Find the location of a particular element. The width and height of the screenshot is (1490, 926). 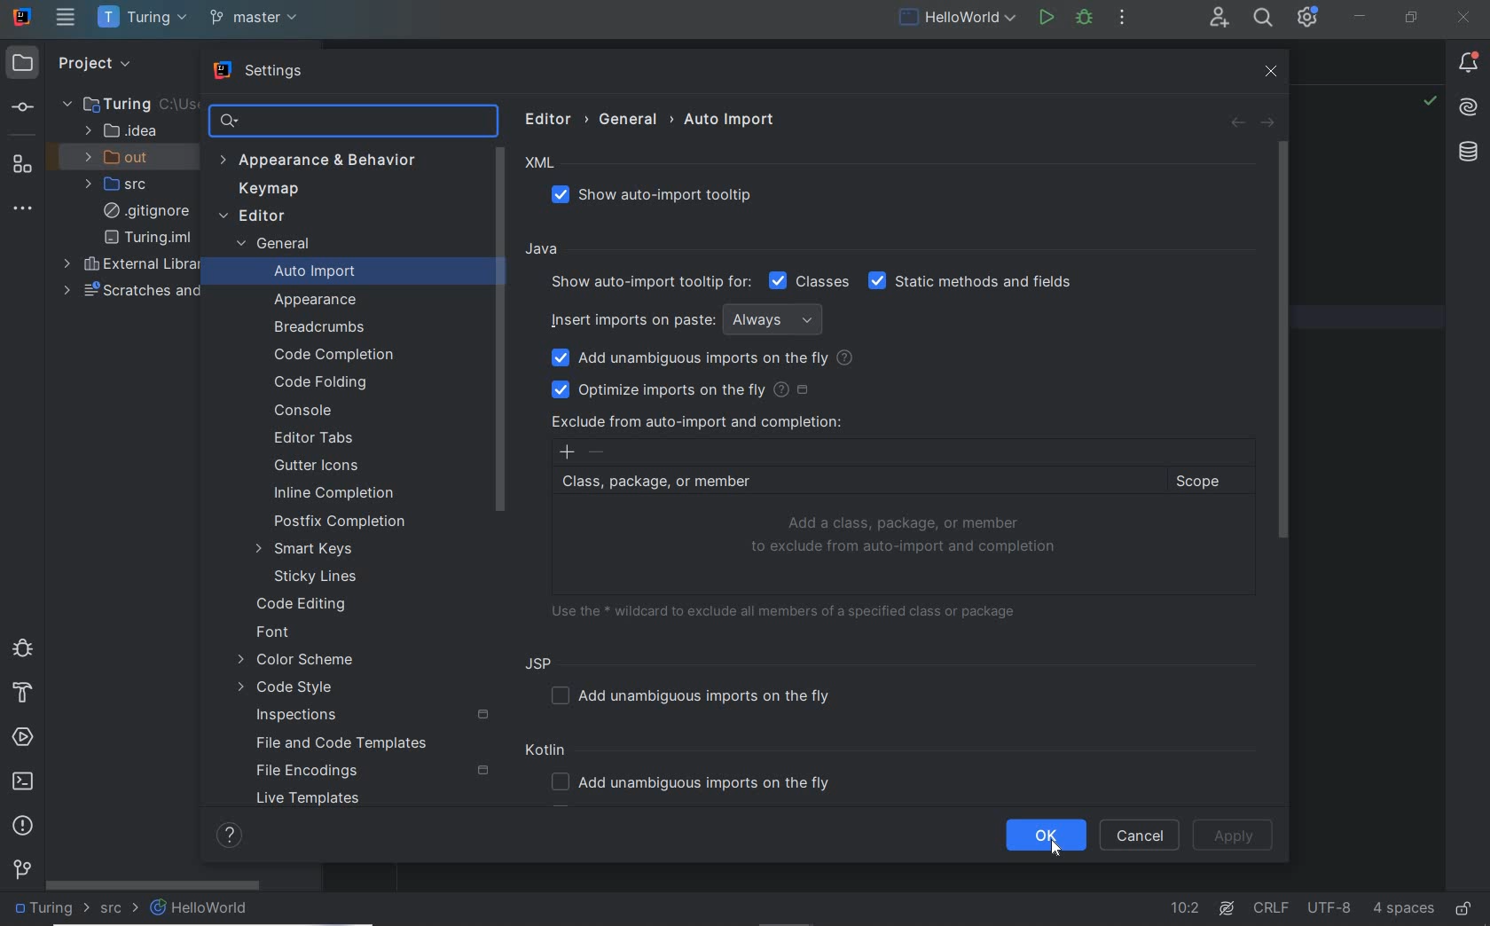

project is located at coordinates (90, 62).